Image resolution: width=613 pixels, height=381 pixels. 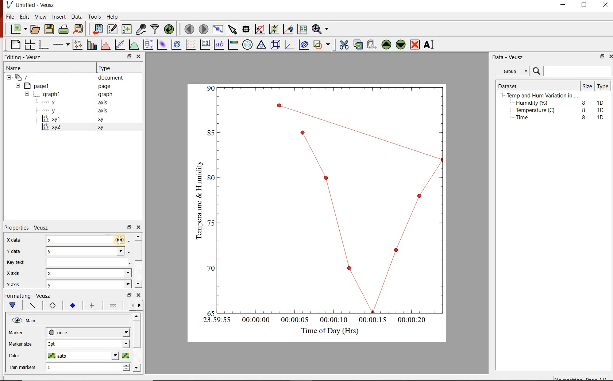 What do you see at coordinates (602, 102) in the screenshot?
I see `1D` at bounding box center [602, 102].